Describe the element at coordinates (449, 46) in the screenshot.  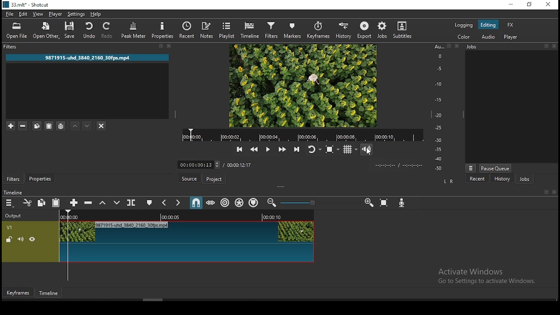
I see `bookmark` at that location.